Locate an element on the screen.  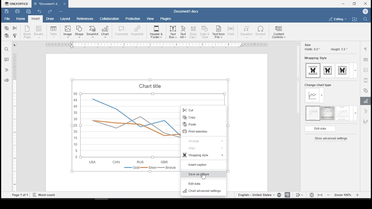
insert smartart is located at coordinates (92, 32).